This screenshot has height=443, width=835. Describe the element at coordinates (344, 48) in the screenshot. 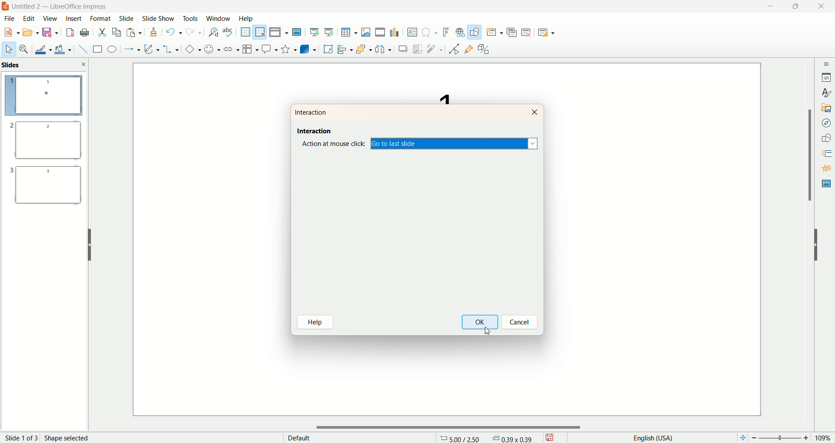

I see `align` at that location.